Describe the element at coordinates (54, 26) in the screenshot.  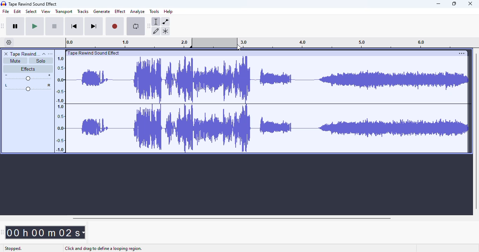
I see `stop` at that location.